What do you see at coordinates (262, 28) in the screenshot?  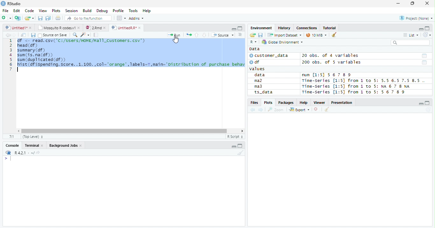 I see `Environment` at bounding box center [262, 28].